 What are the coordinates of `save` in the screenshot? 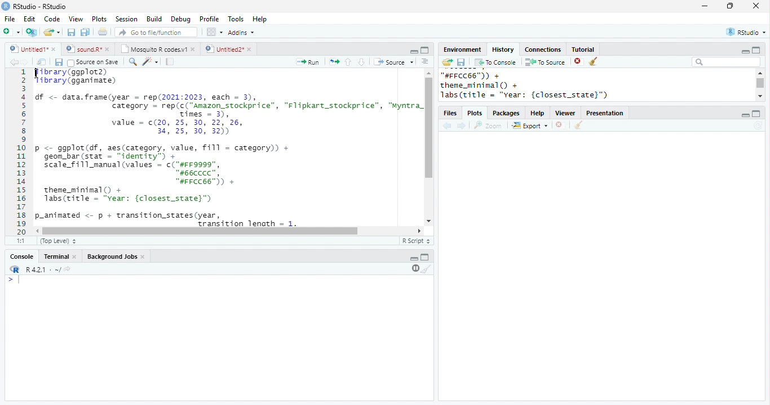 It's located at (71, 32).